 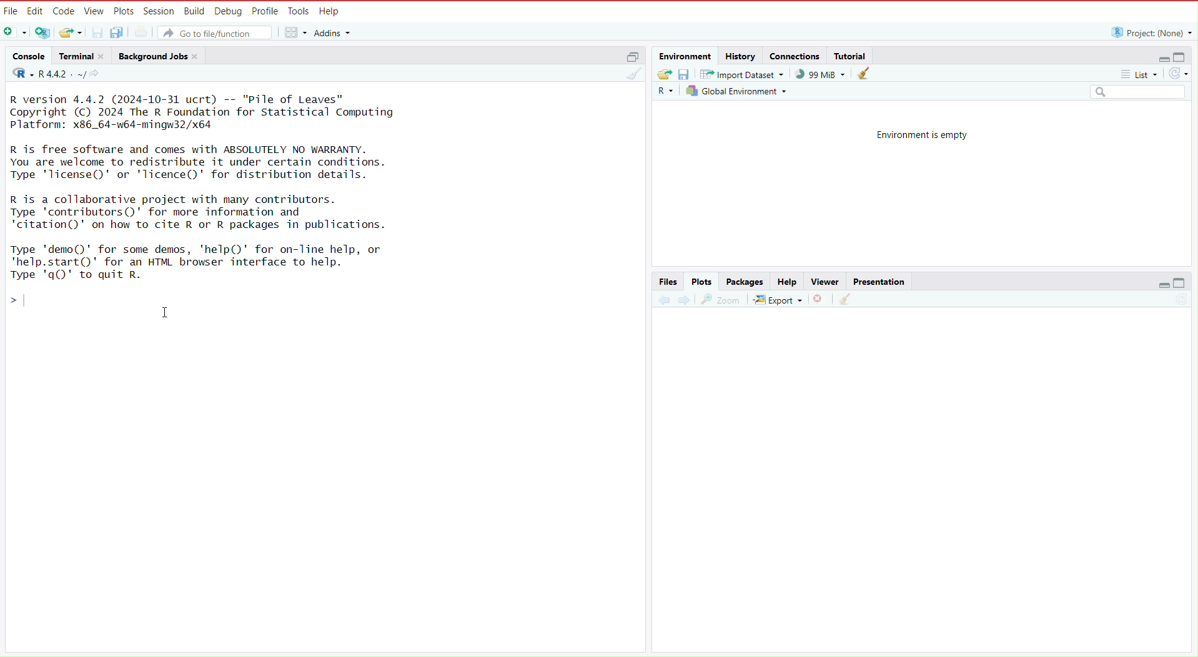 I want to click on workspace panes, so click(x=296, y=33).